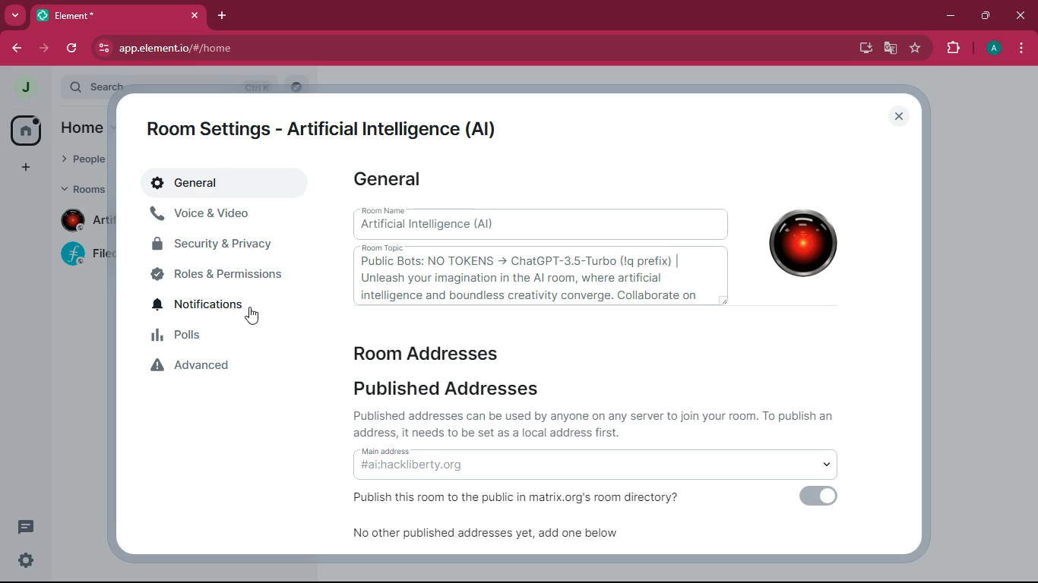 The height and width of the screenshot is (583, 1038). I want to click on group profile picture, so click(796, 244).